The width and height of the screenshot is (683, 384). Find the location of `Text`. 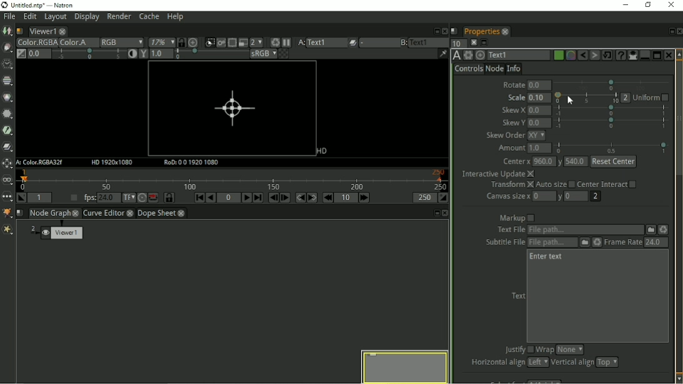

Text is located at coordinates (517, 296).